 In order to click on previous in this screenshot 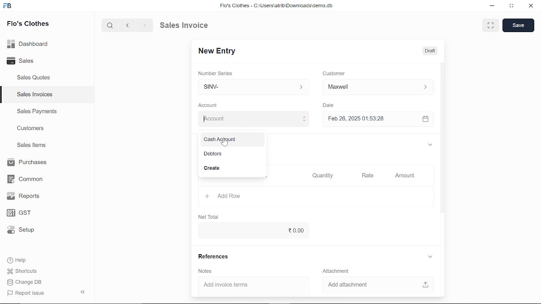, I will do `click(128, 25)`.